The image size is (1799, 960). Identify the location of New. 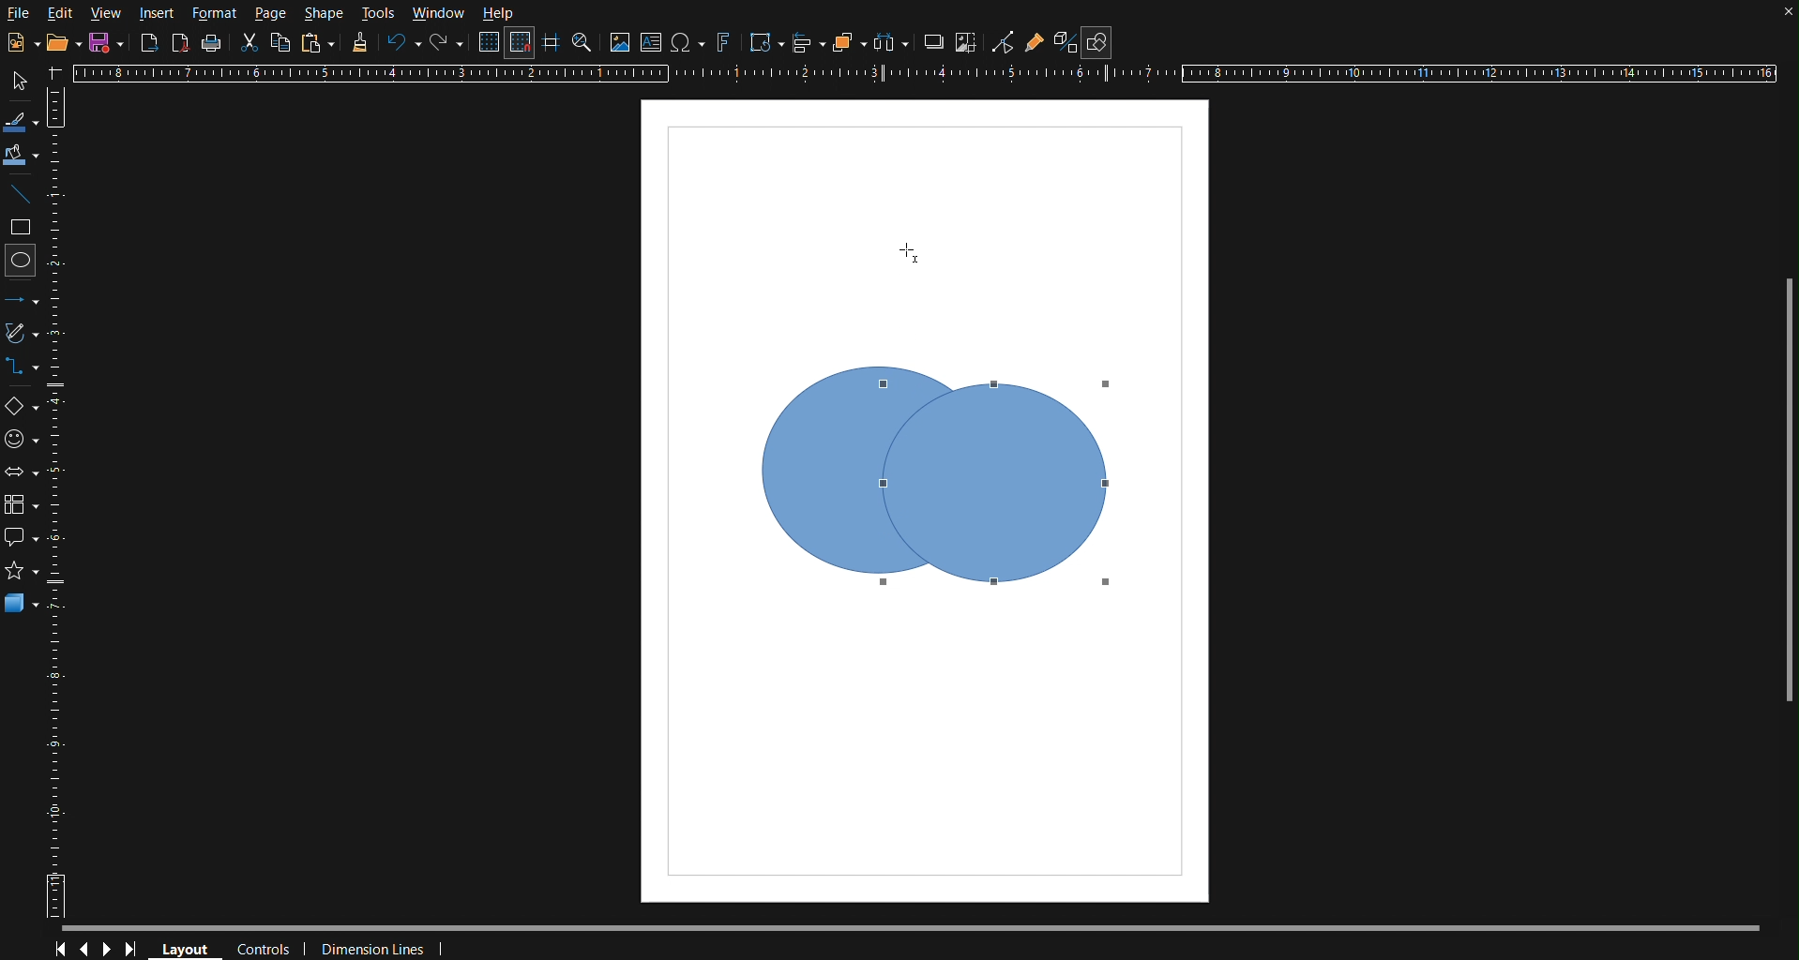
(103, 44).